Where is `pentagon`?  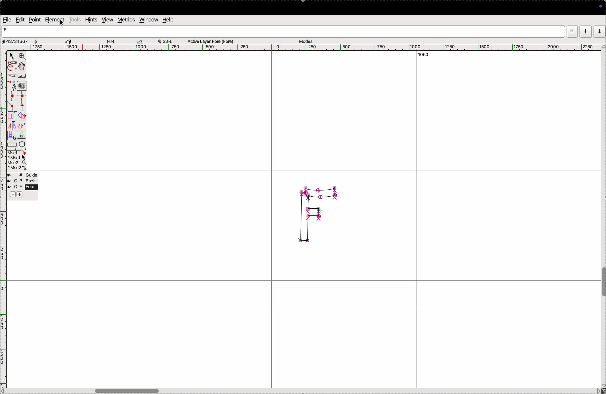
pentagon is located at coordinates (22, 144).